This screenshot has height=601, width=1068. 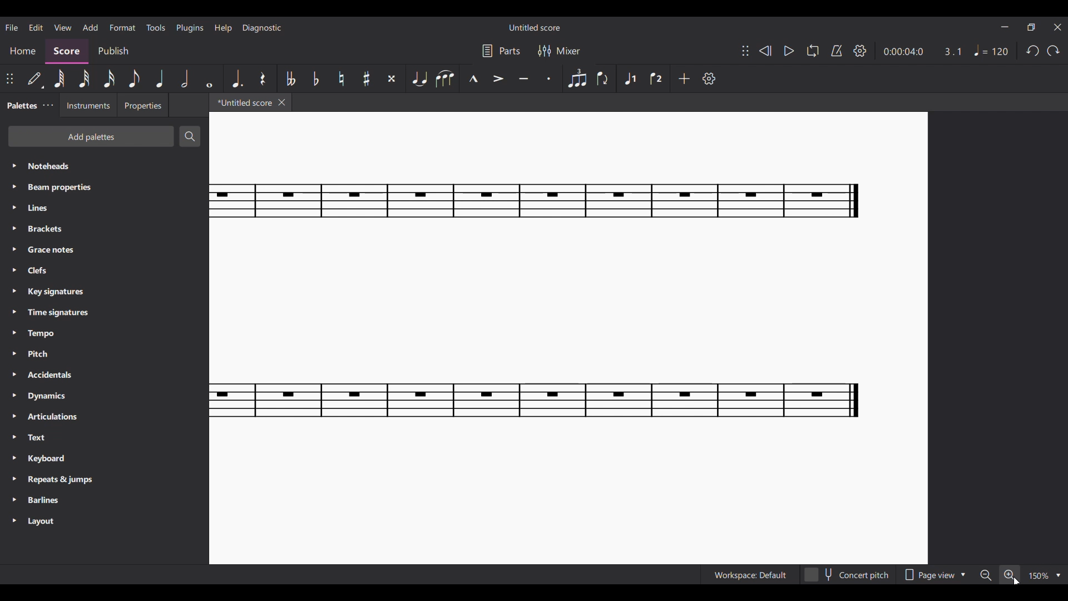 I want to click on Toggle sharp, so click(x=366, y=78).